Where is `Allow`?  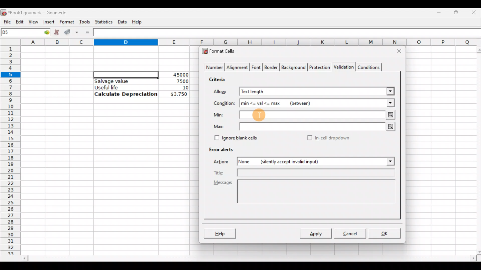 Allow is located at coordinates (224, 92).